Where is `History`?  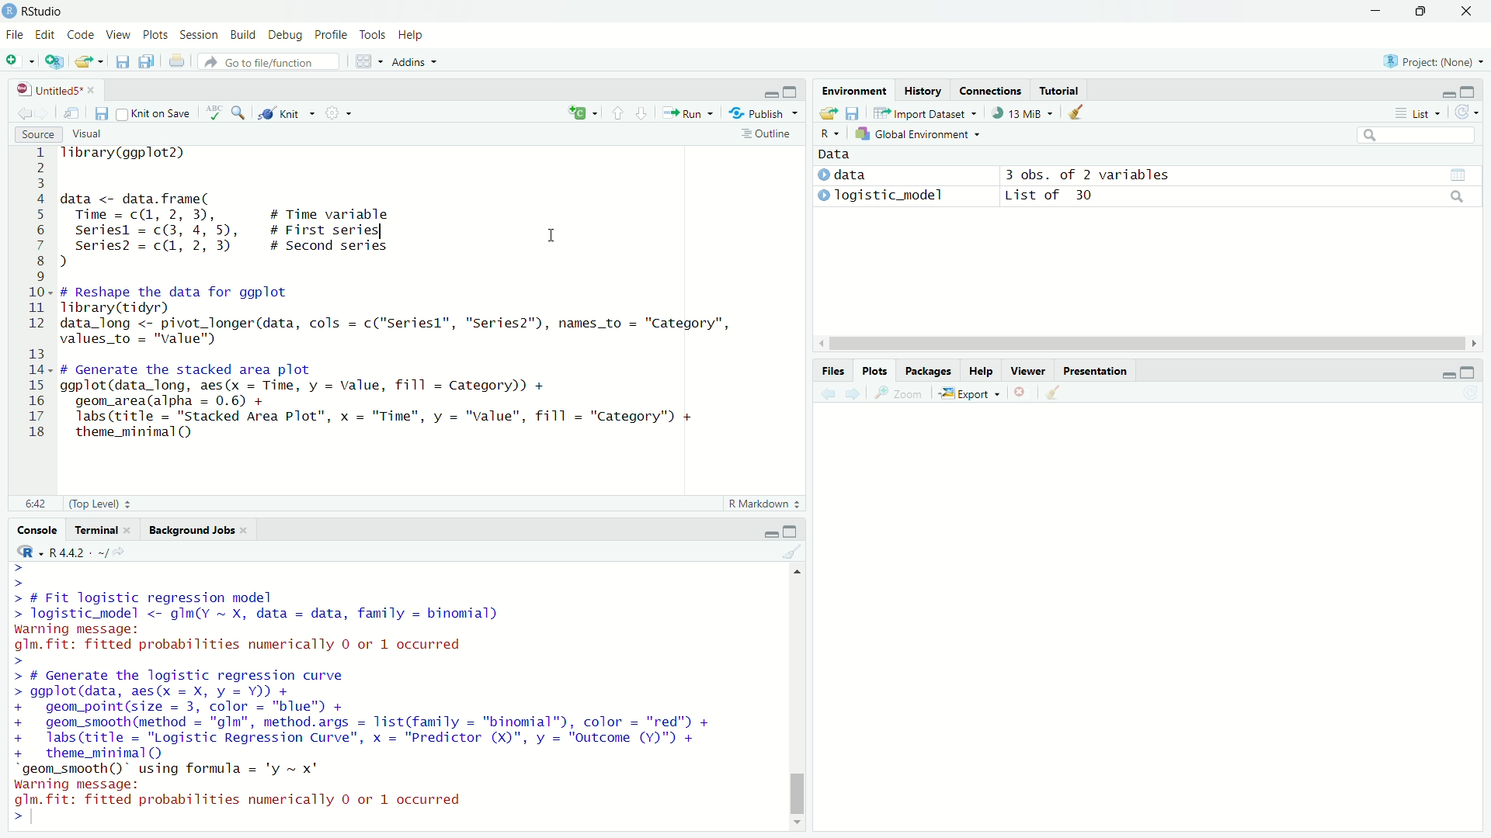
History is located at coordinates (921, 88).